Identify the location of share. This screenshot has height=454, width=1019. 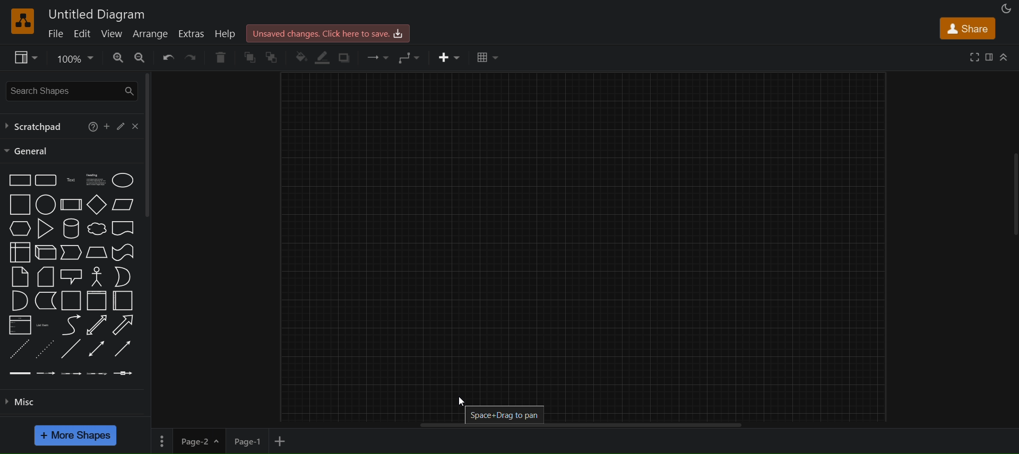
(969, 27).